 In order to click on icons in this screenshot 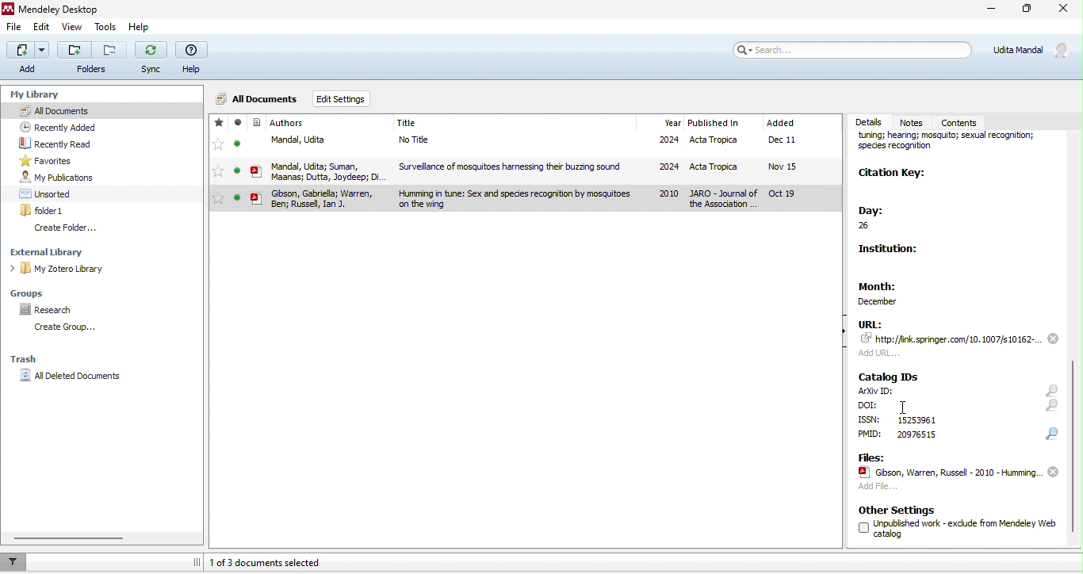, I will do `click(1052, 412)`.